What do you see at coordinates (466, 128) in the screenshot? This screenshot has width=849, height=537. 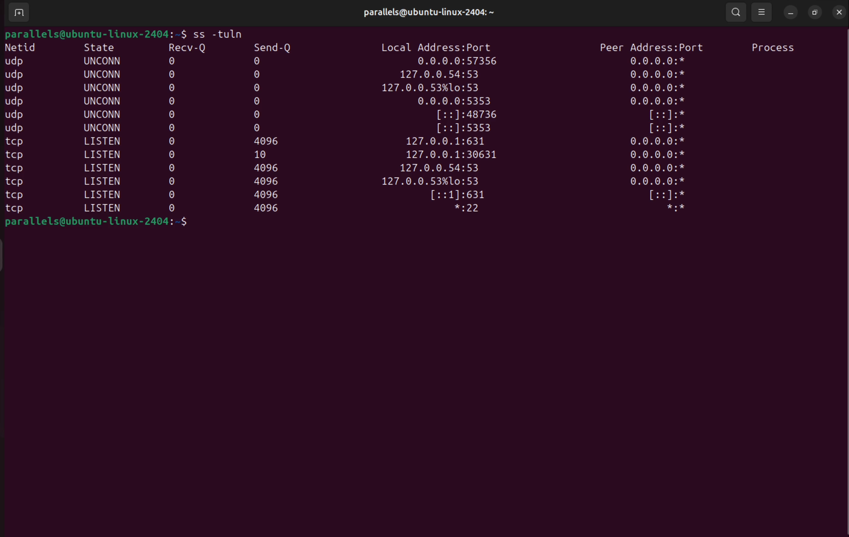 I see `53534` at bounding box center [466, 128].